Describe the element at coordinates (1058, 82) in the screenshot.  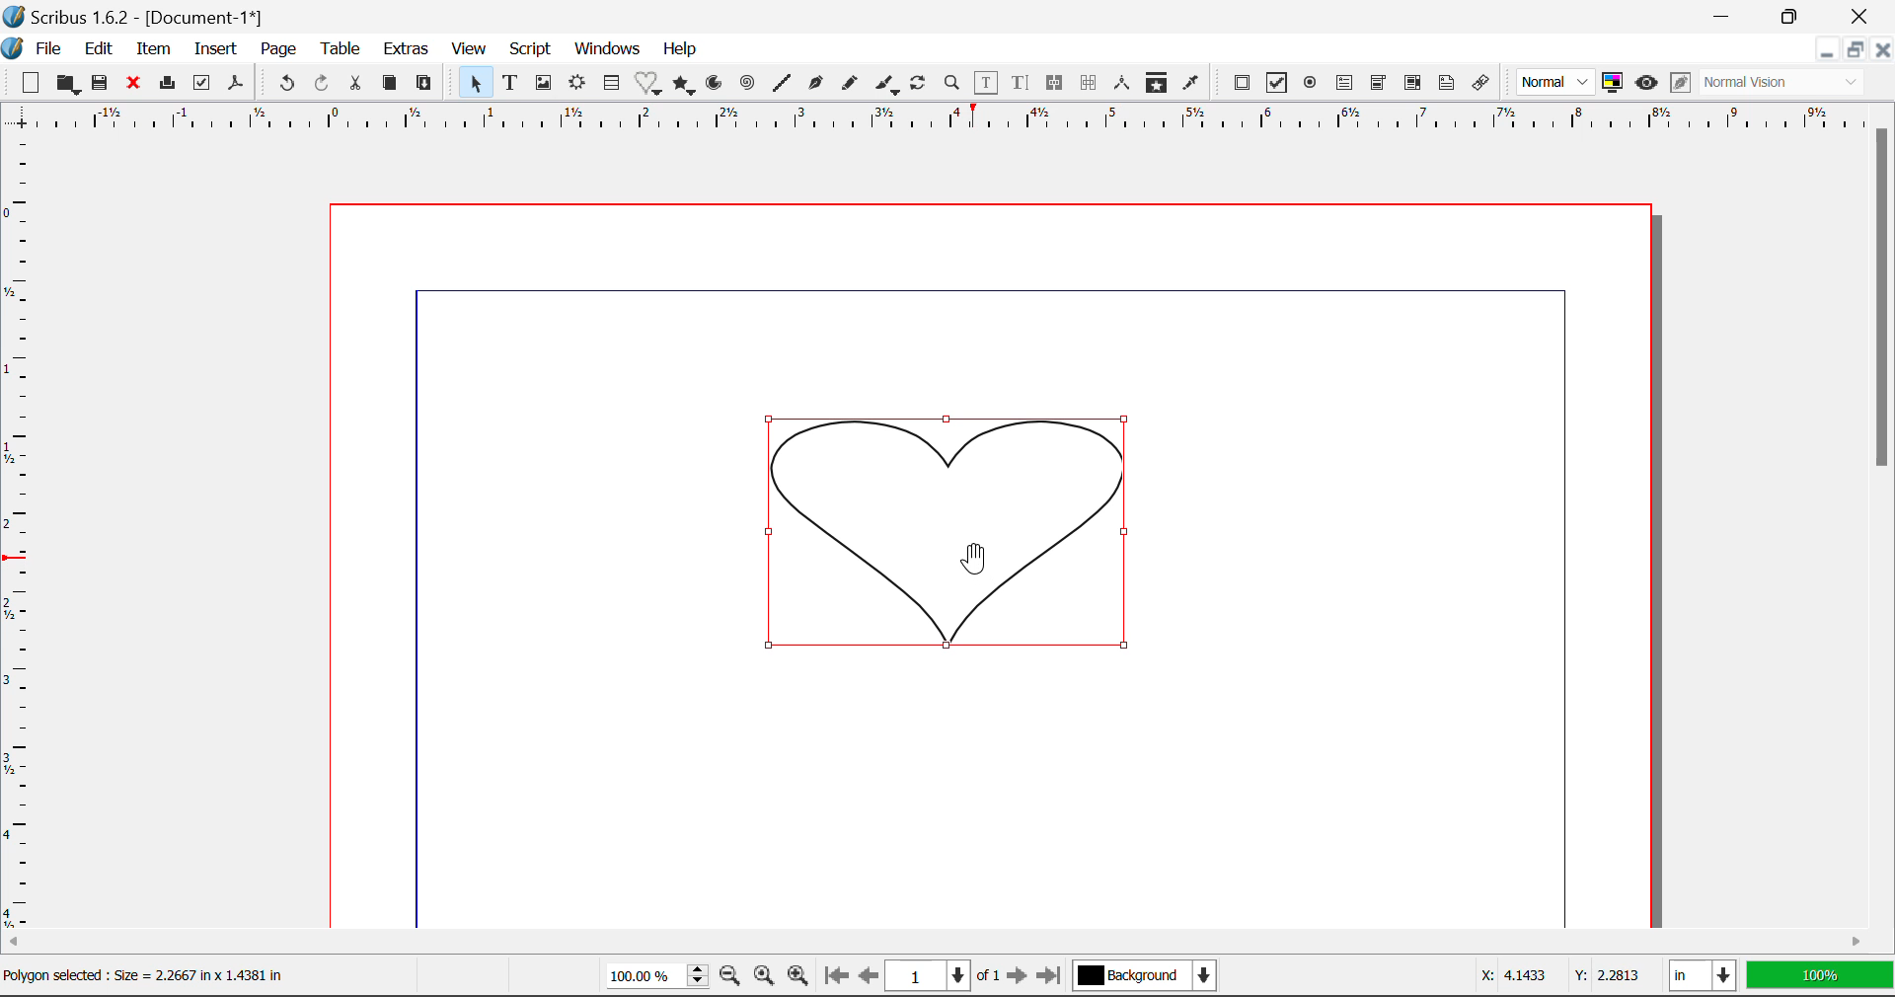
I see `Link Text Frames` at that location.